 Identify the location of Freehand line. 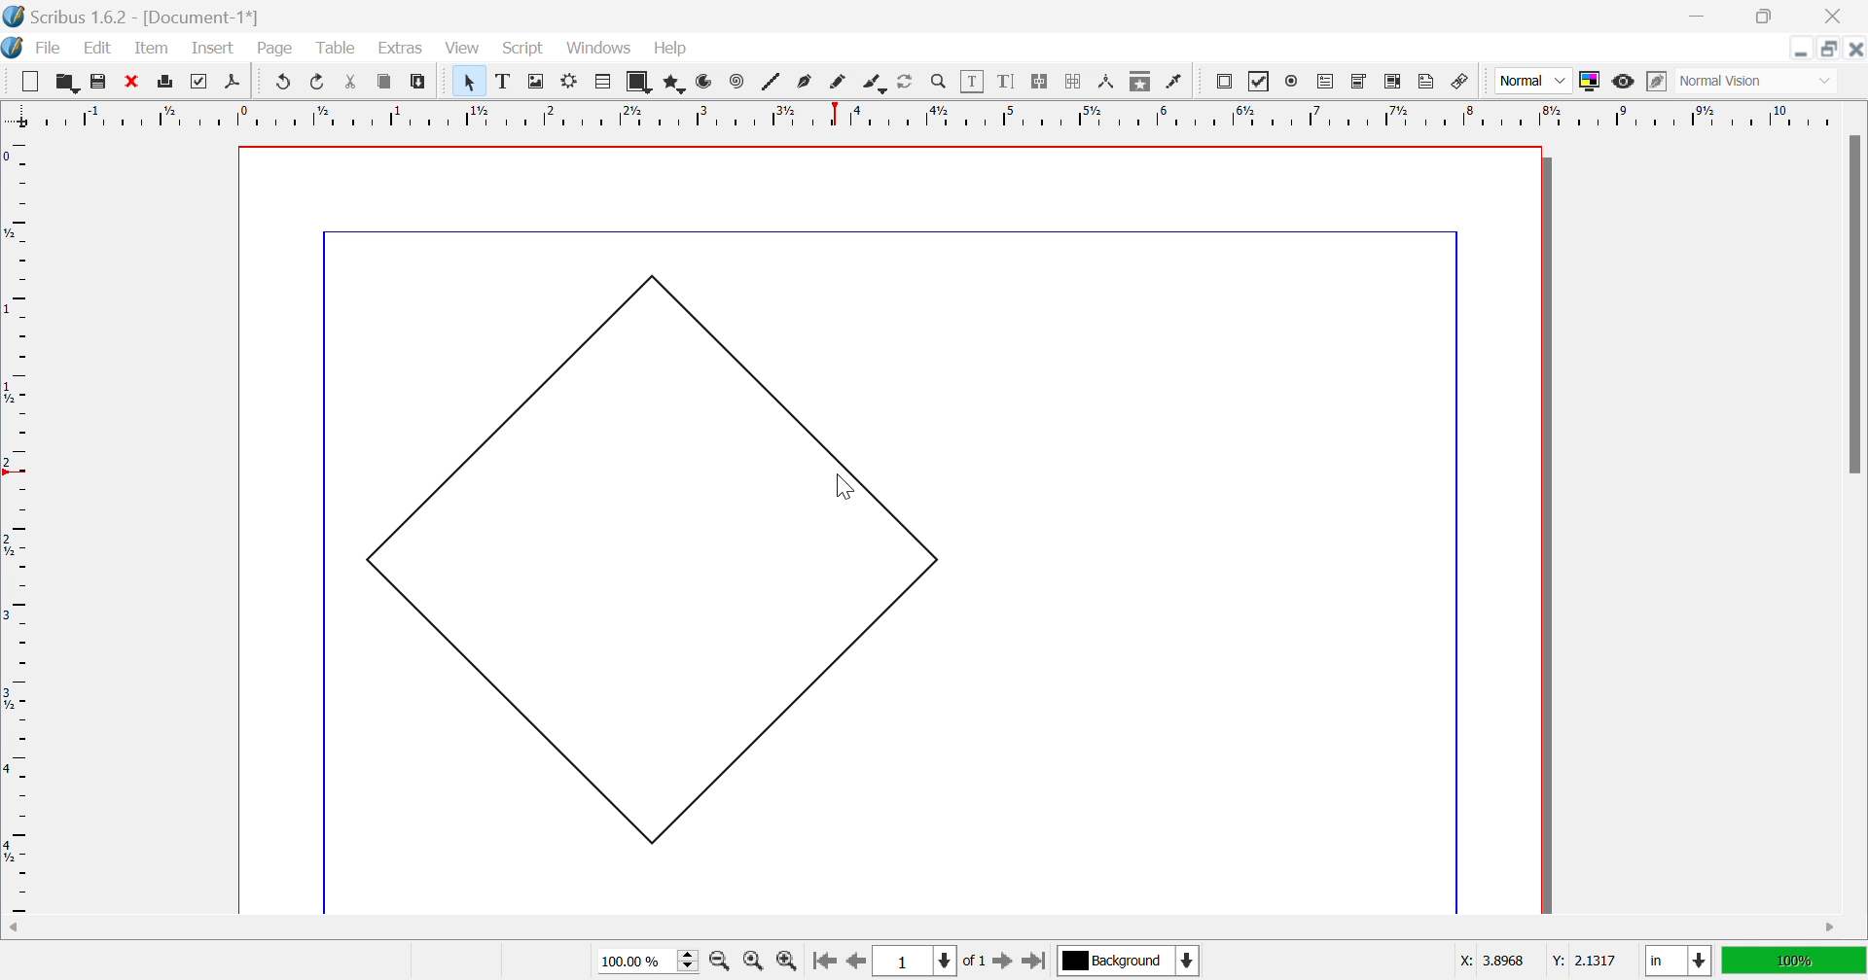
(838, 83).